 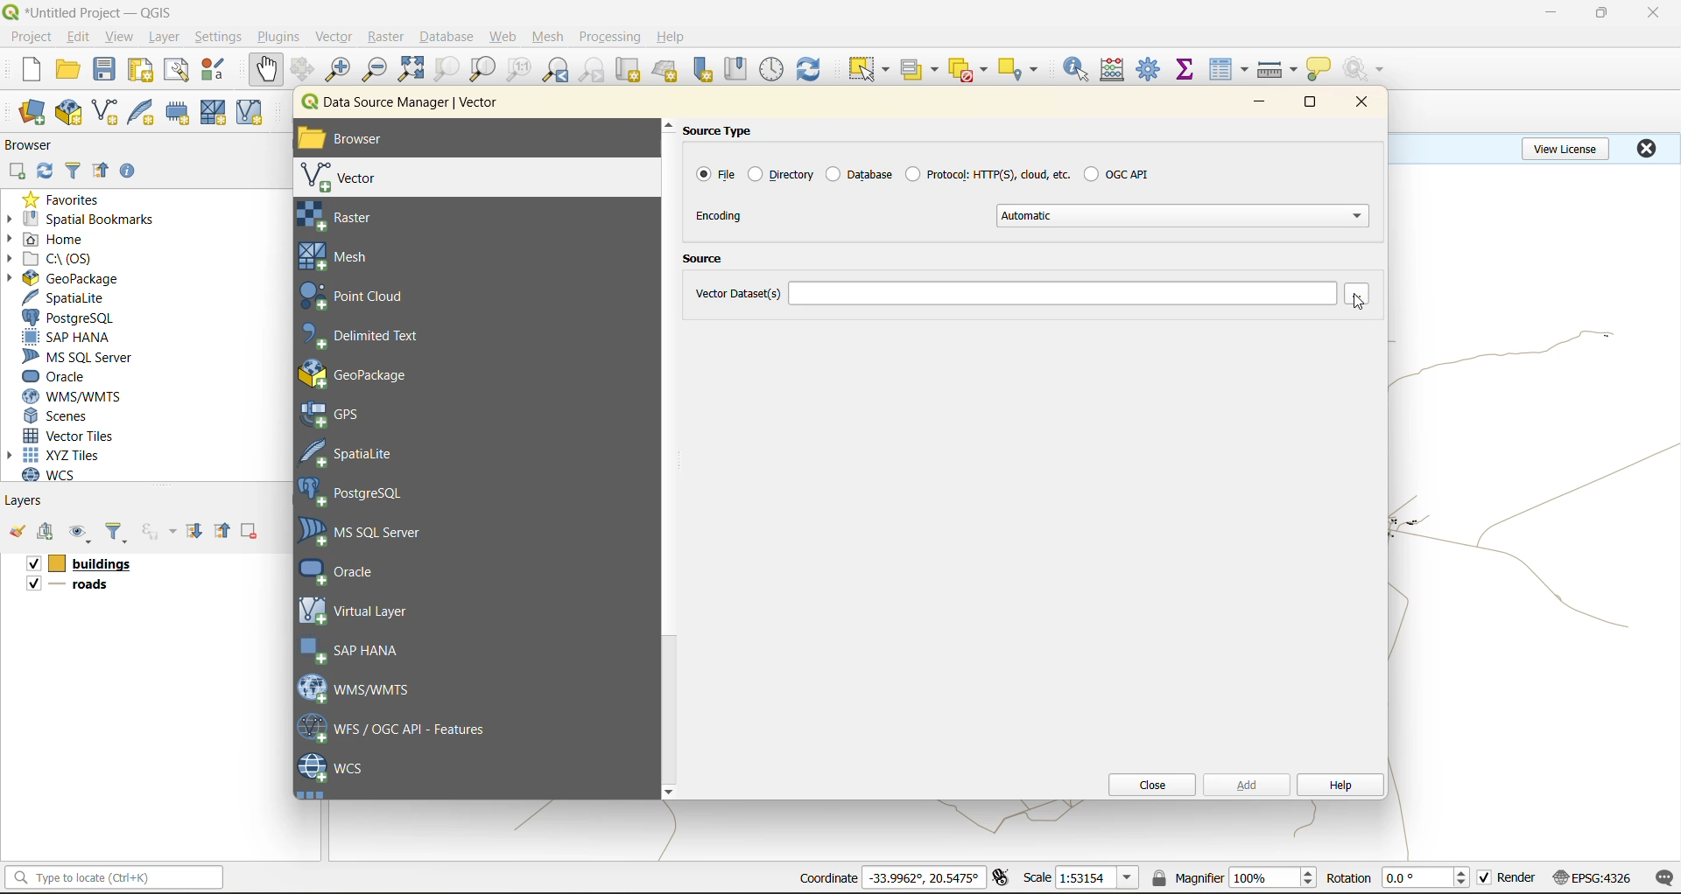 I want to click on pan map, so click(x=266, y=70).